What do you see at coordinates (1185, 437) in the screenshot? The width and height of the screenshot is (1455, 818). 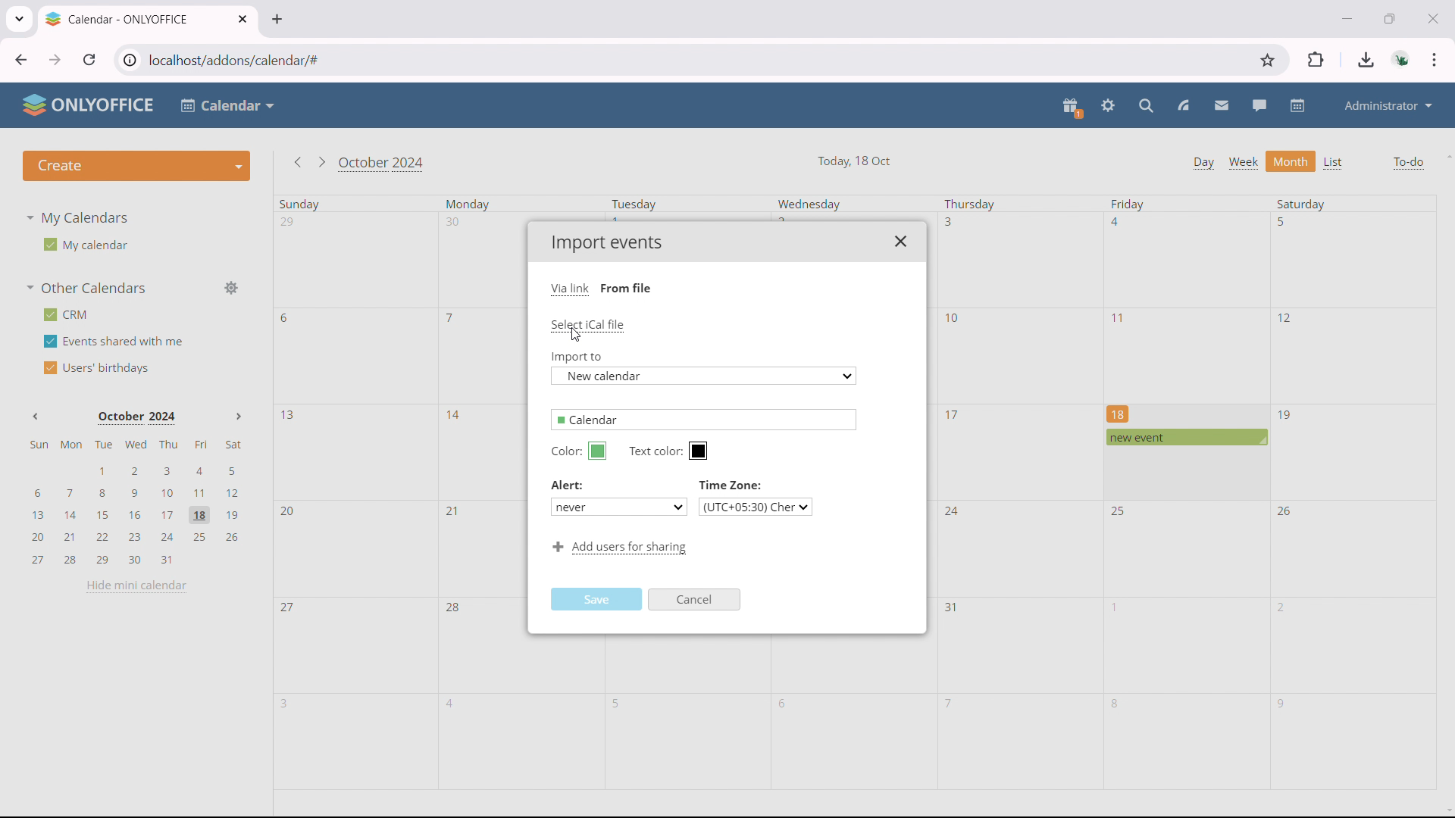 I see `scheduled event` at bounding box center [1185, 437].